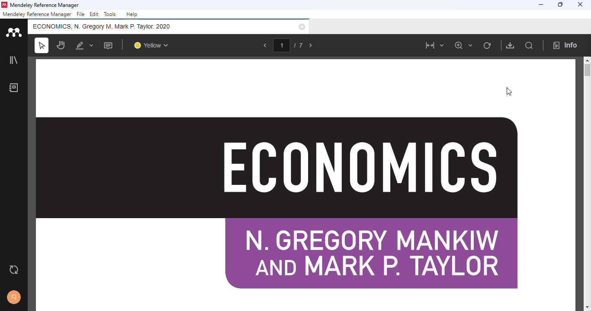 This screenshot has width=591, height=311. Describe the element at coordinates (103, 26) in the screenshot. I see `ECONOMICS, N. Gregory M, Mark P. Taylor. 2020` at that location.